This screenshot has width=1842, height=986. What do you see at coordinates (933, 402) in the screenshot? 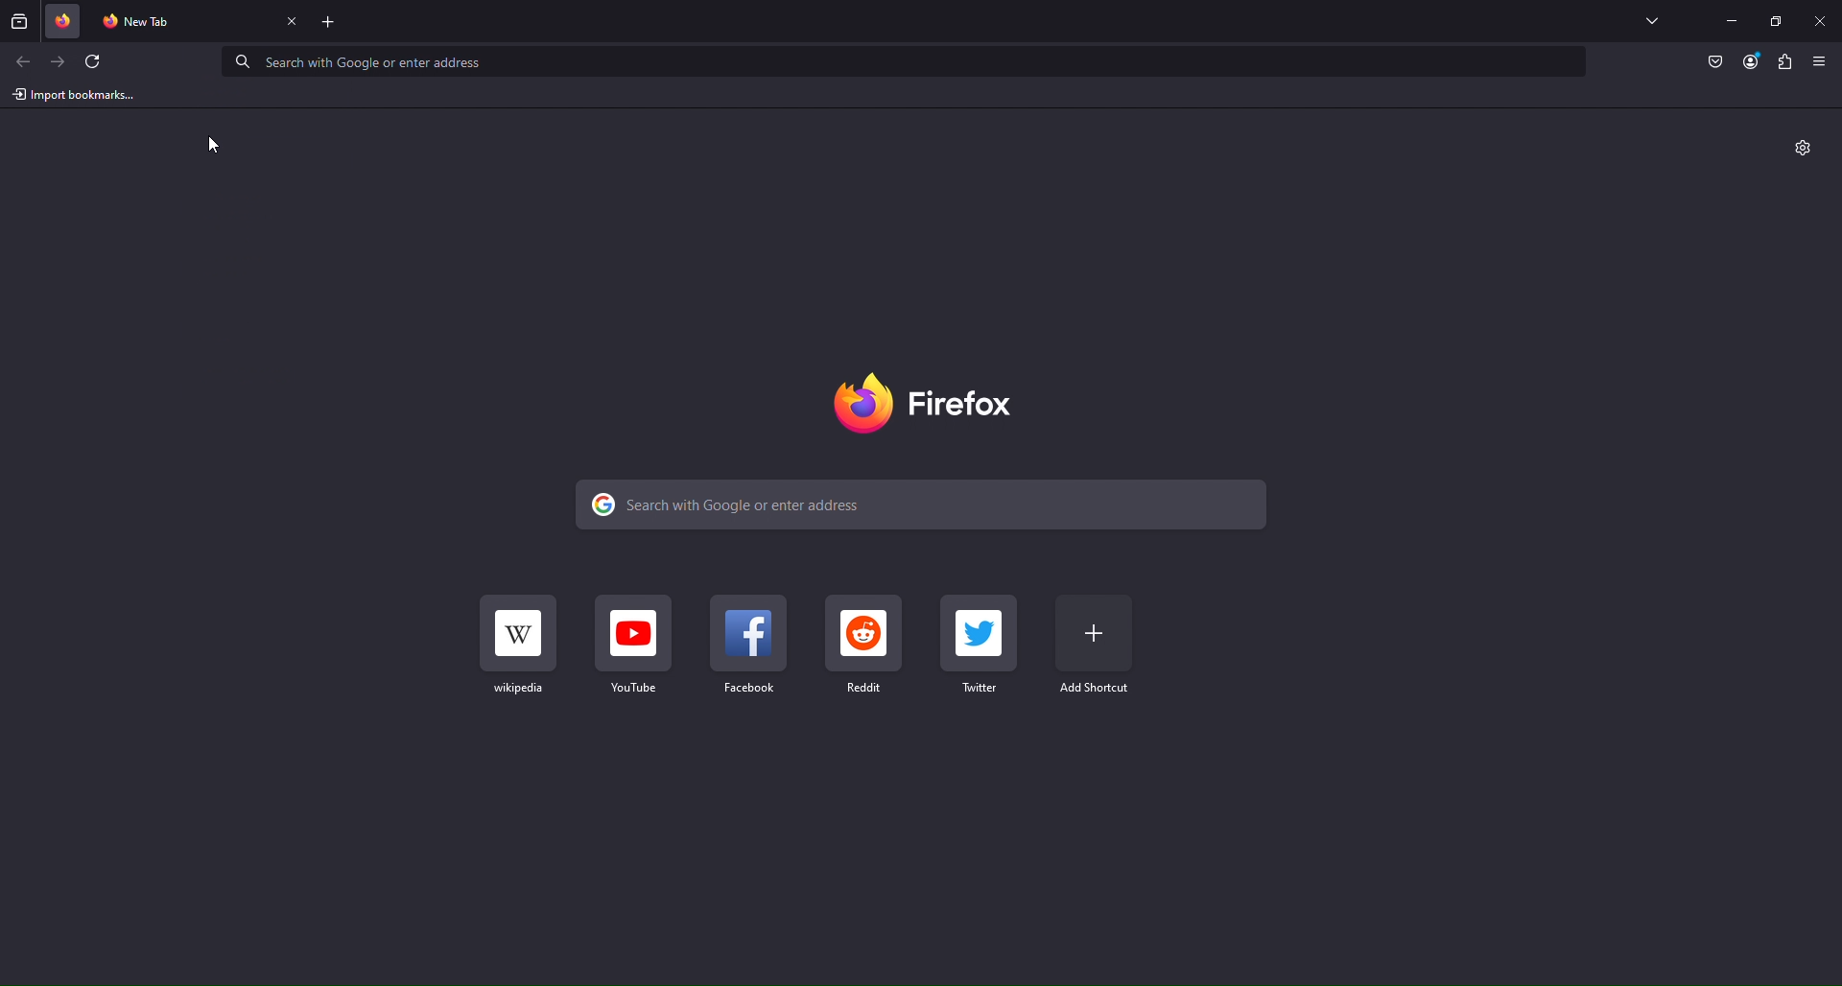
I see `Logo` at bounding box center [933, 402].